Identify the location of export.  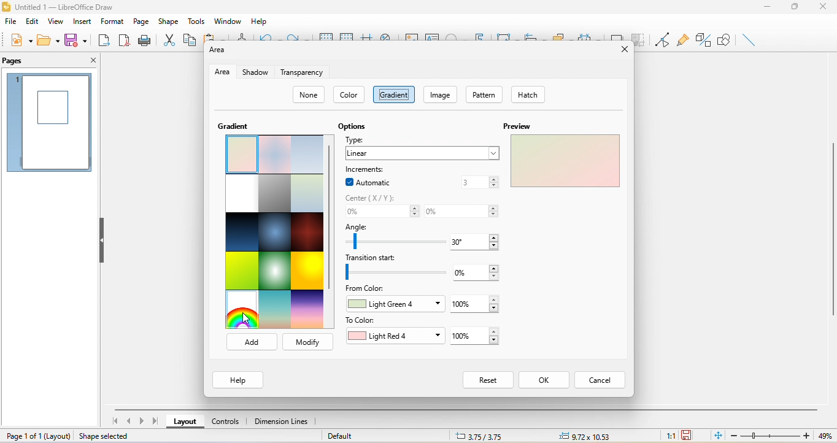
(104, 42).